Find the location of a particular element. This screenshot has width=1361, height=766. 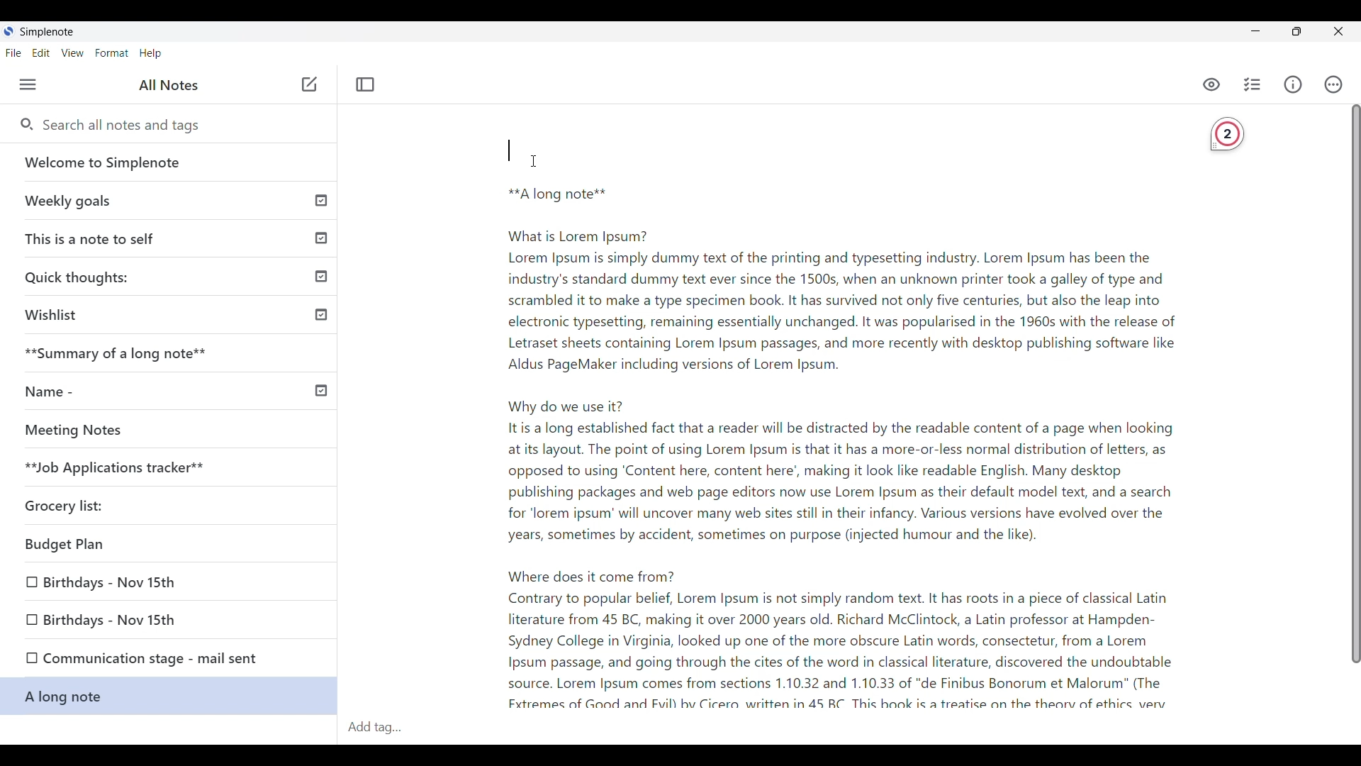

Menu is located at coordinates (28, 84).